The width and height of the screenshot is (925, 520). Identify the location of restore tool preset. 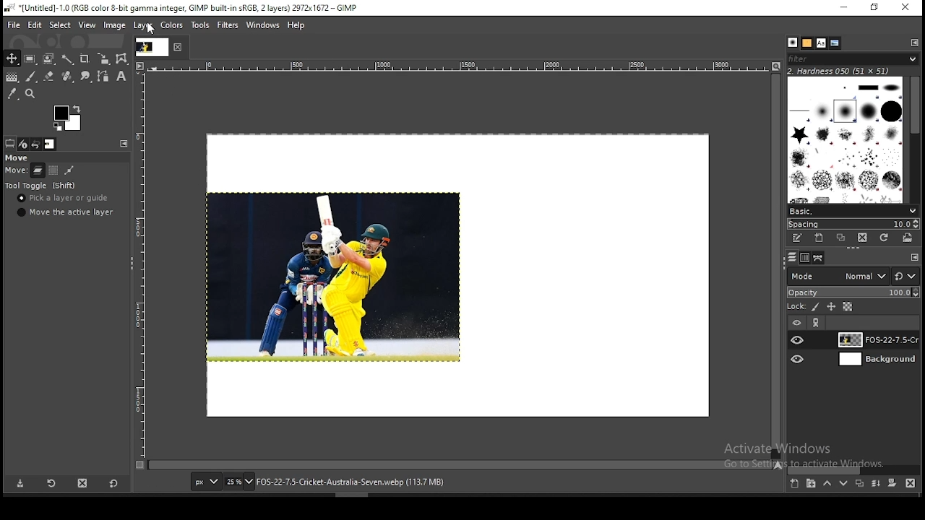
(51, 484).